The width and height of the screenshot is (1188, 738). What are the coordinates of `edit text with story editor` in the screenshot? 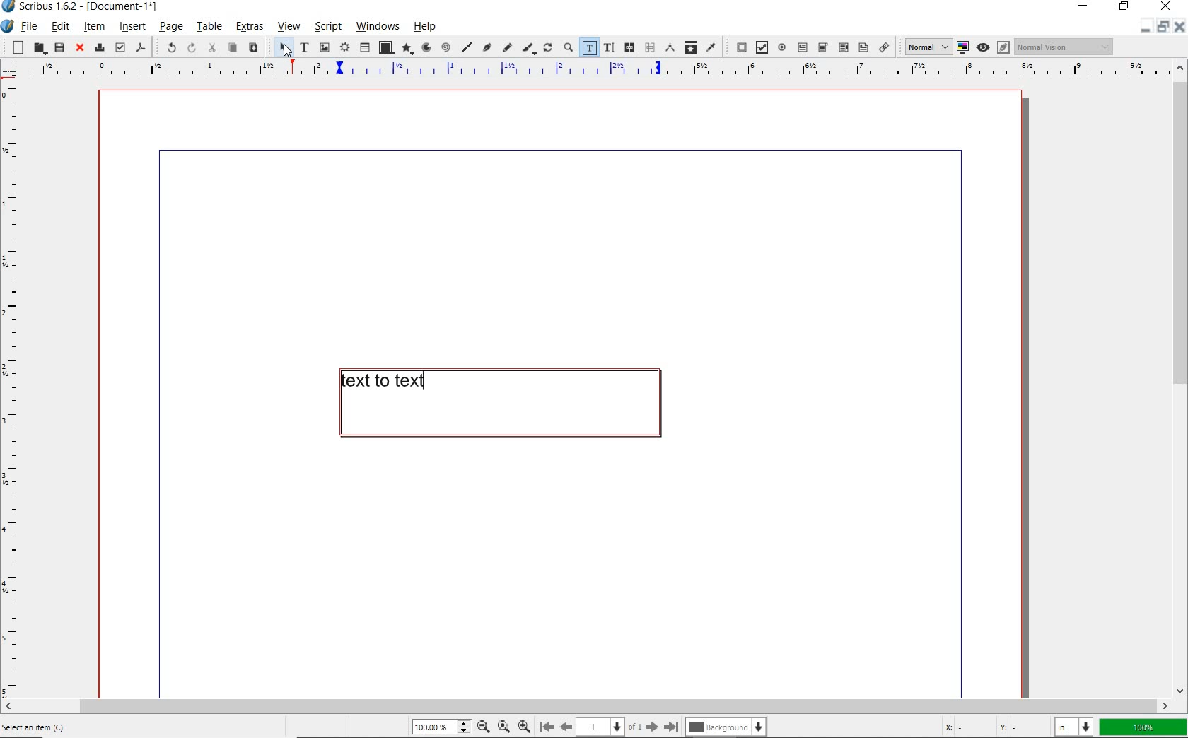 It's located at (608, 47).